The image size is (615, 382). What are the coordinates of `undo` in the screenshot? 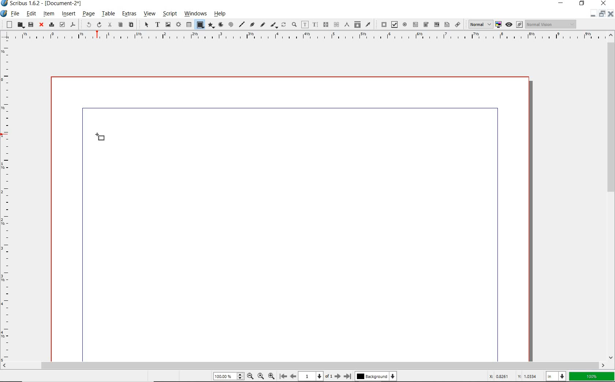 It's located at (86, 25).